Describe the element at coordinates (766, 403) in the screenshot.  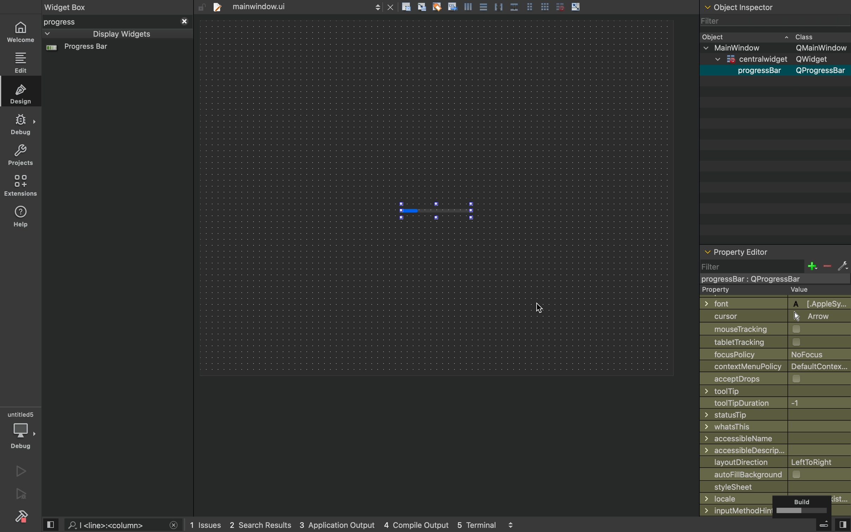
I see `tooltip duration` at that location.